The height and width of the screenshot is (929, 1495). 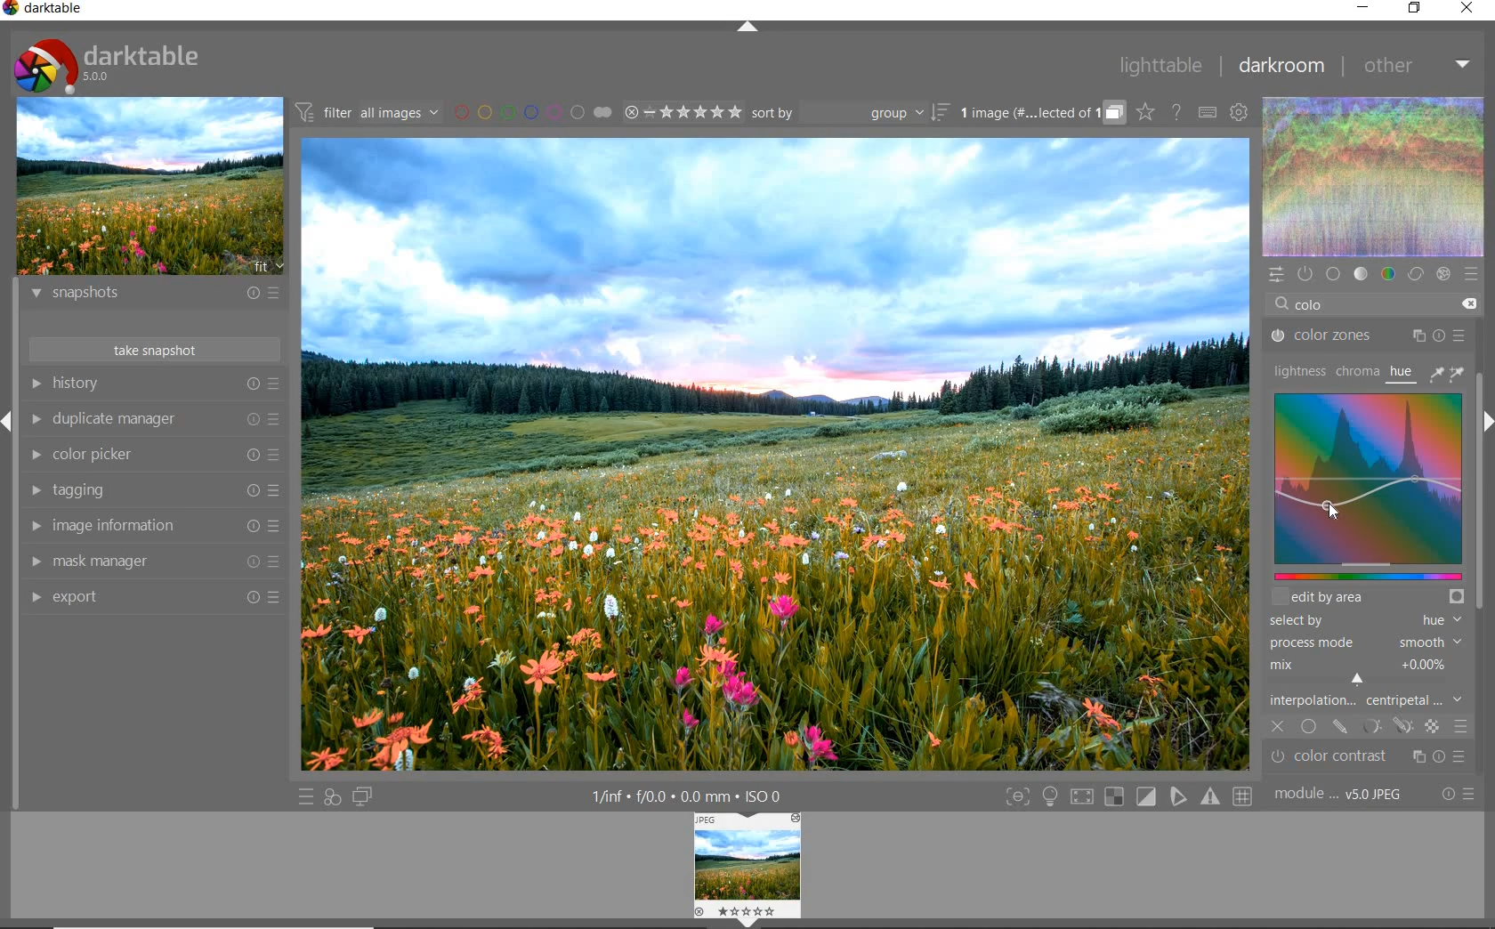 What do you see at coordinates (1237, 112) in the screenshot?
I see `show global preferences` at bounding box center [1237, 112].